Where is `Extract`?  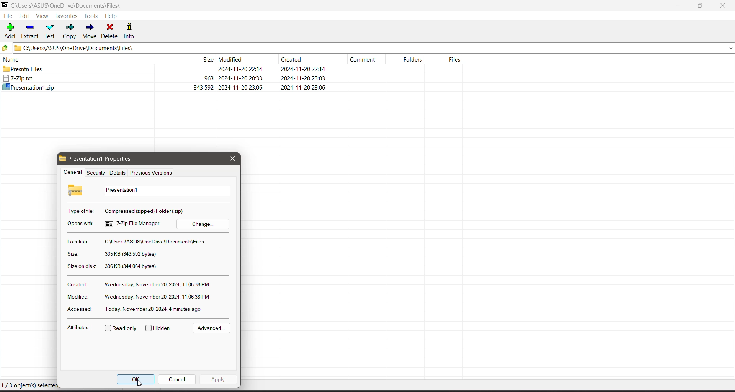
Extract is located at coordinates (30, 31).